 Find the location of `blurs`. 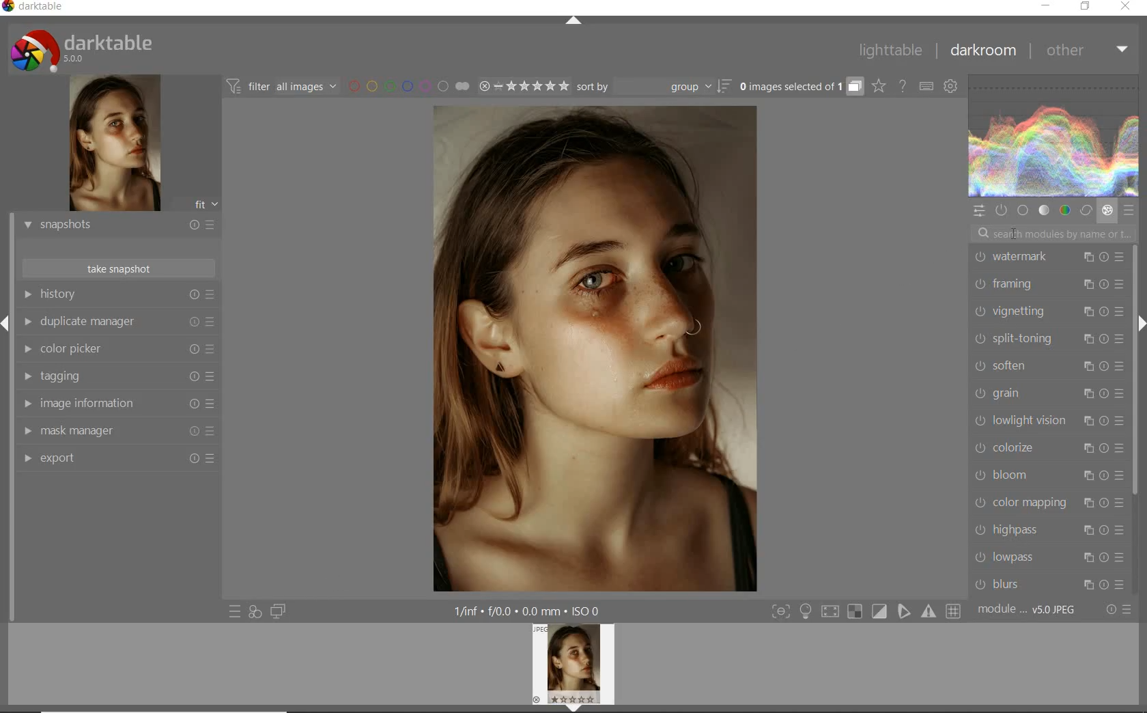

blurs is located at coordinates (1050, 582).